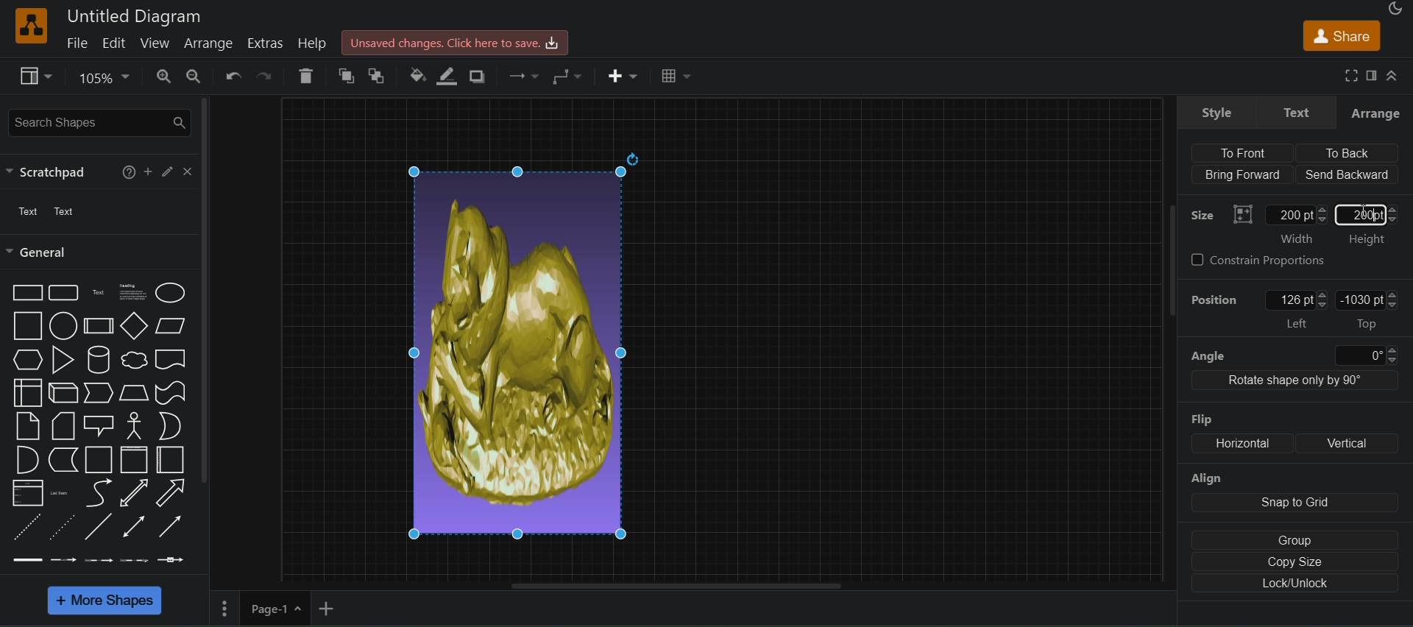  I want to click on add new page, so click(333, 609).